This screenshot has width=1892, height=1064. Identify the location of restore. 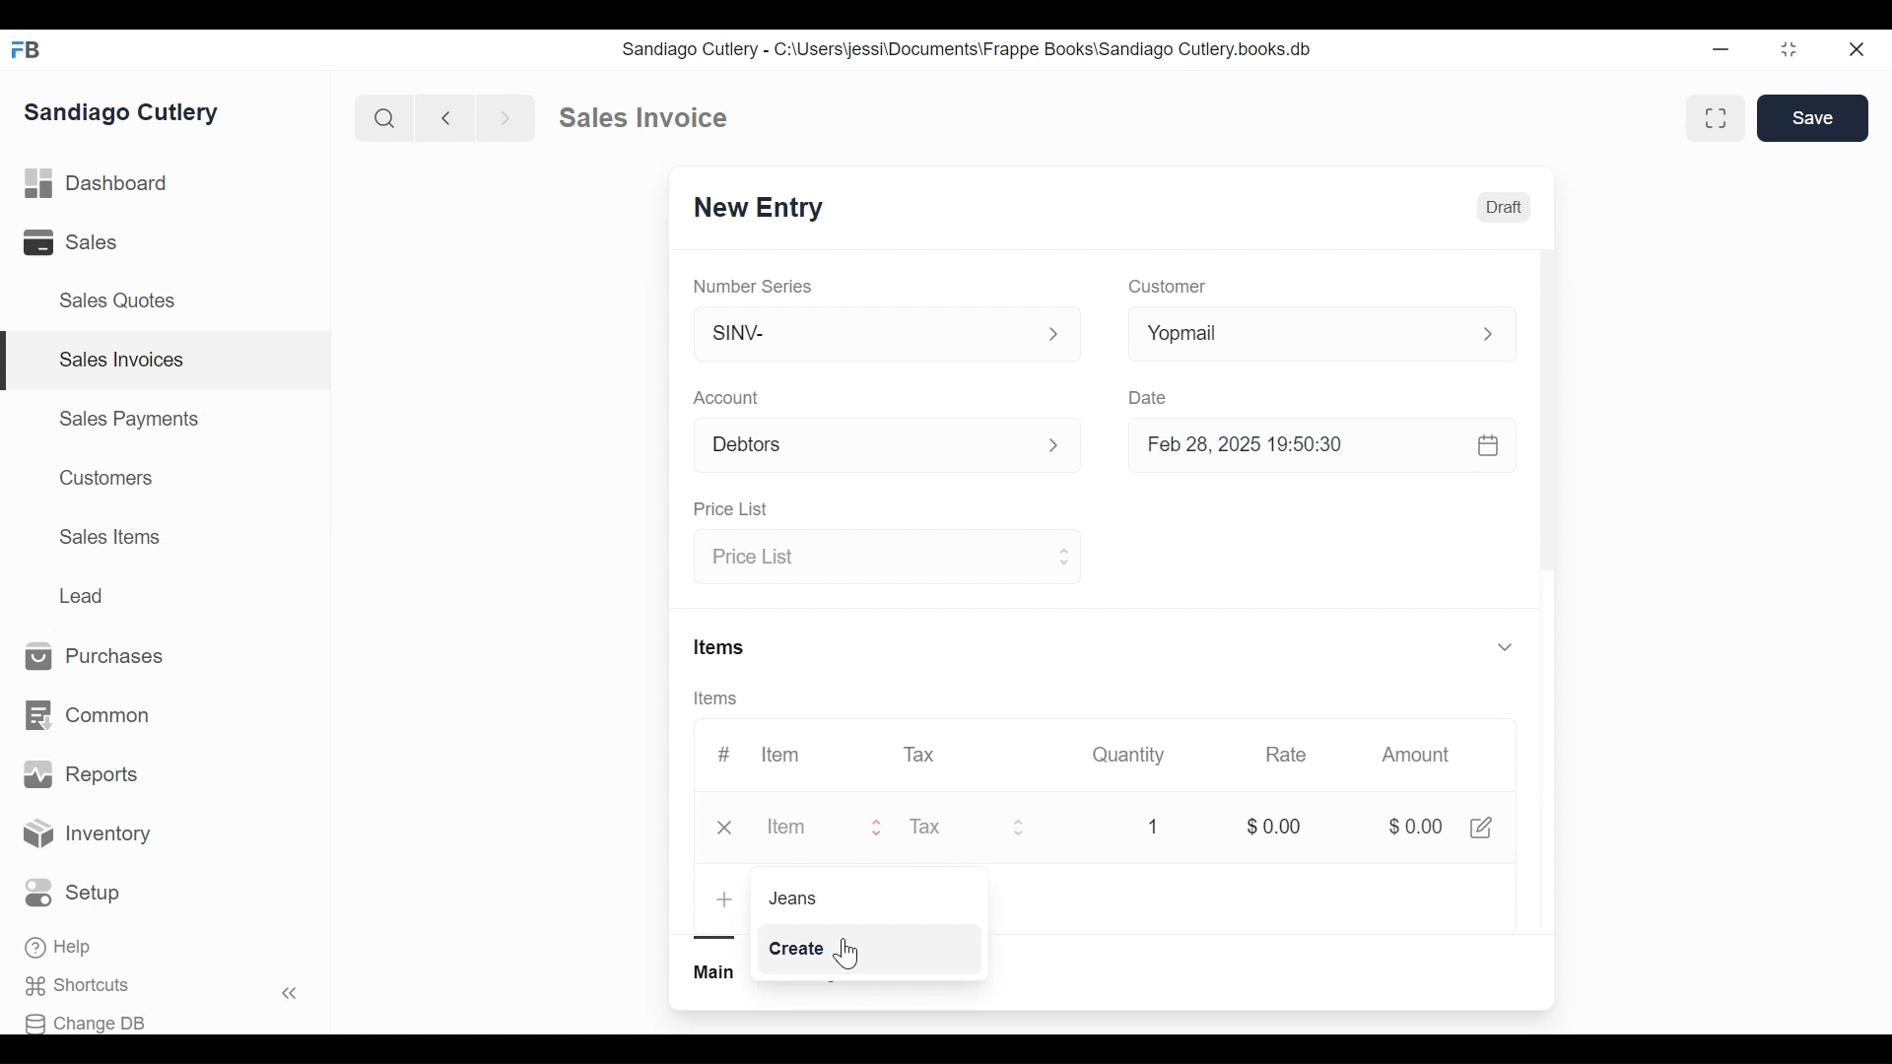
(1789, 48).